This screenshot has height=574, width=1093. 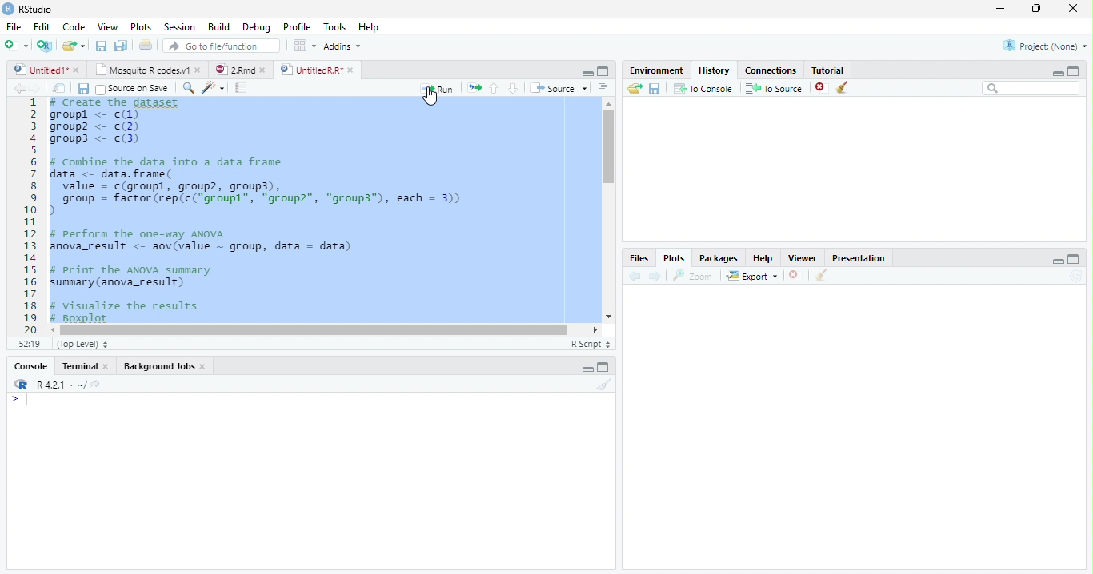 I want to click on Session, so click(x=180, y=27).